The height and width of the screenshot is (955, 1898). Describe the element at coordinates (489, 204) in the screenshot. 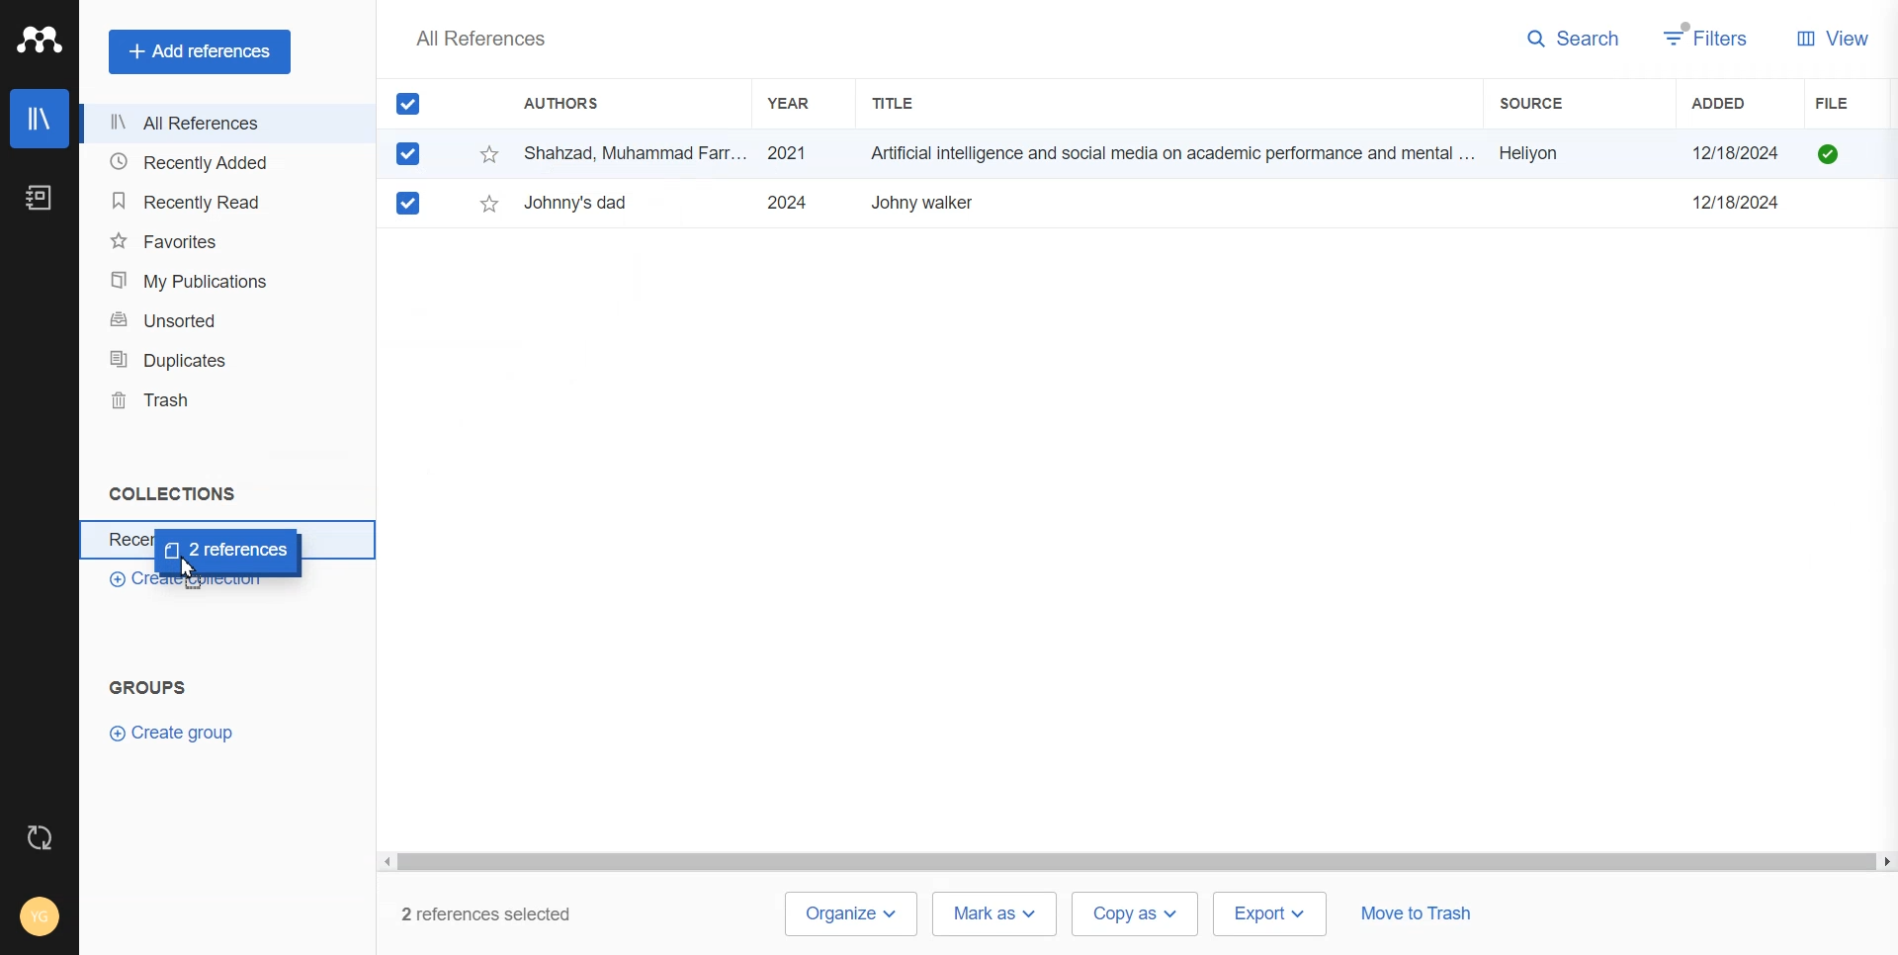

I see `star` at that location.